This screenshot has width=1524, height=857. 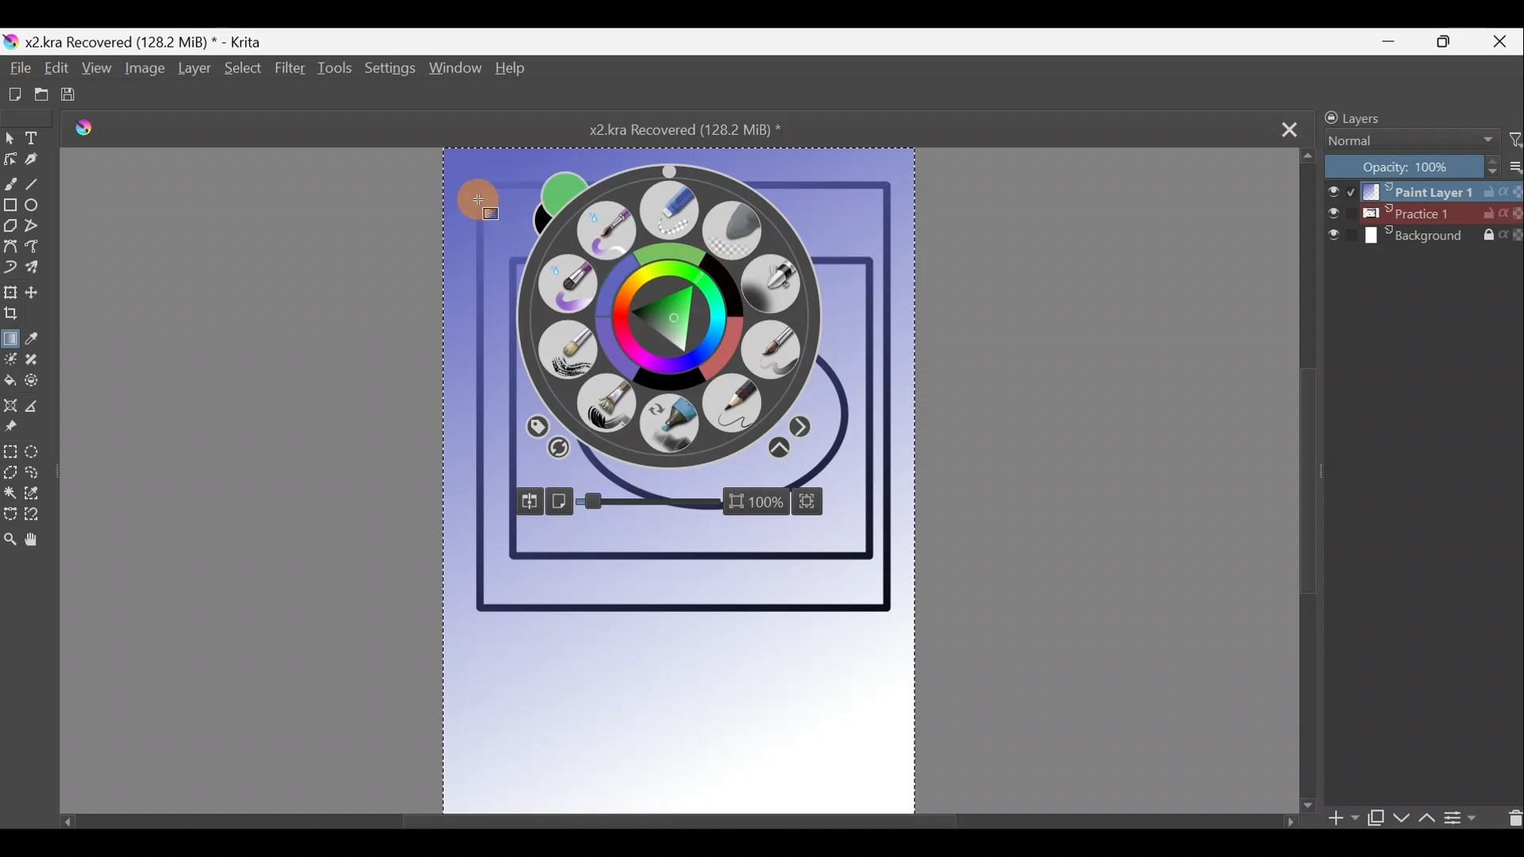 What do you see at coordinates (55, 71) in the screenshot?
I see `Edit` at bounding box center [55, 71].